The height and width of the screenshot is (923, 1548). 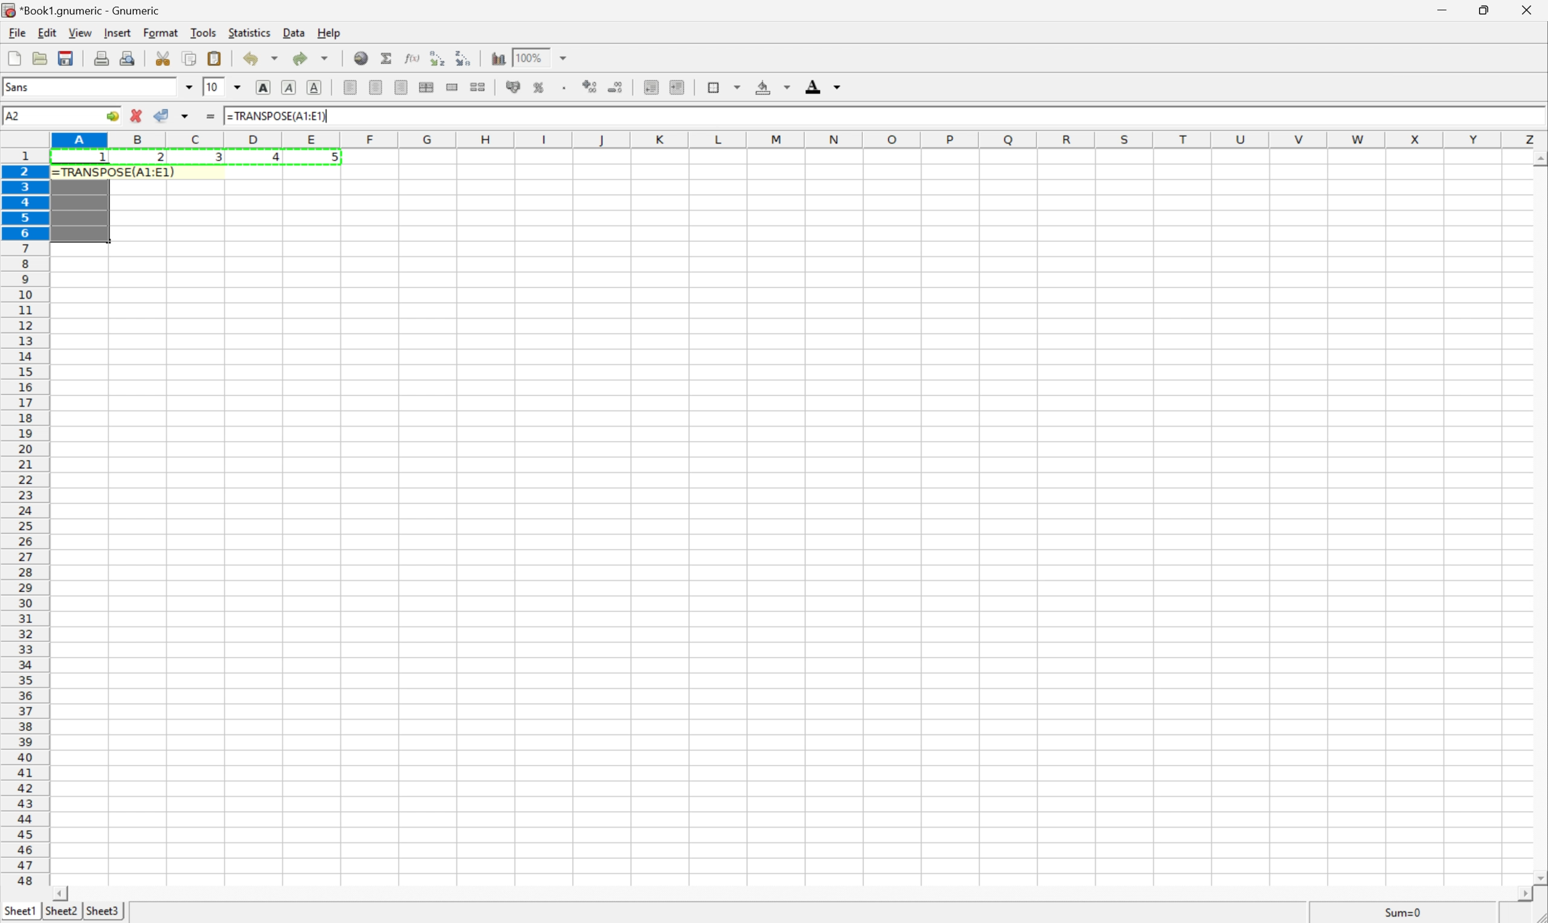 I want to click on drop down, so click(x=237, y=87).